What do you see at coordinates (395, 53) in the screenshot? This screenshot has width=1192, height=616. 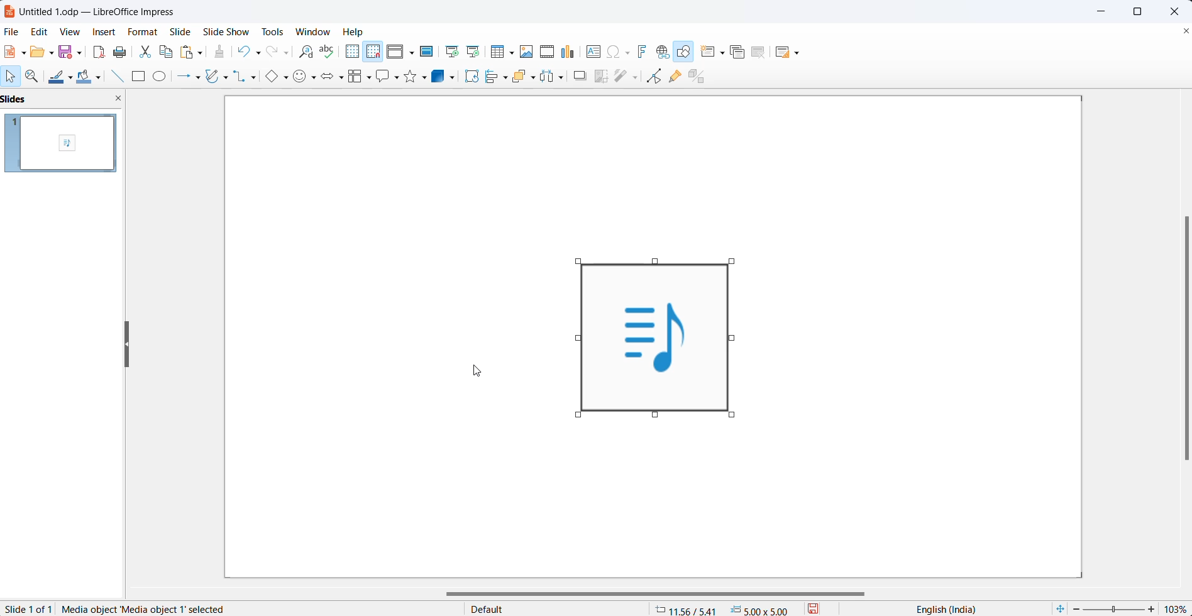 I see `display views` at bounding box center [395, 53].